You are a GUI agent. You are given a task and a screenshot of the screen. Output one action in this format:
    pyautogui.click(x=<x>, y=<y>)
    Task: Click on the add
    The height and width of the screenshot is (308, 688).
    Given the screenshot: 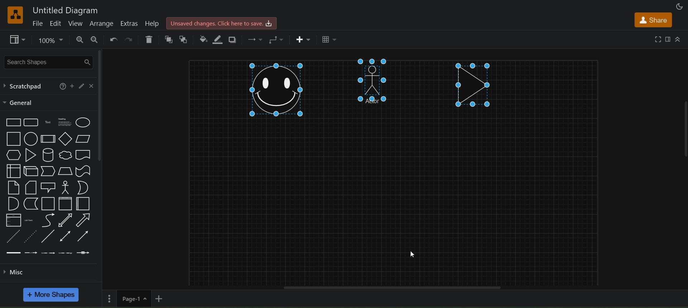 What is the action you would take?
    pyautogui.click(x=72, y=86)
    